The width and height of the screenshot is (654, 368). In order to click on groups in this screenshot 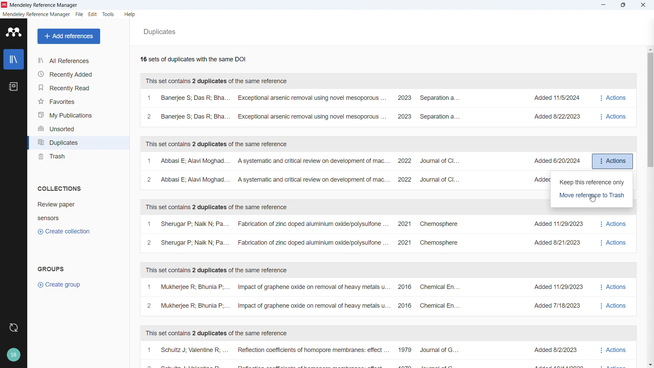, I will do `click(51, 269)`.